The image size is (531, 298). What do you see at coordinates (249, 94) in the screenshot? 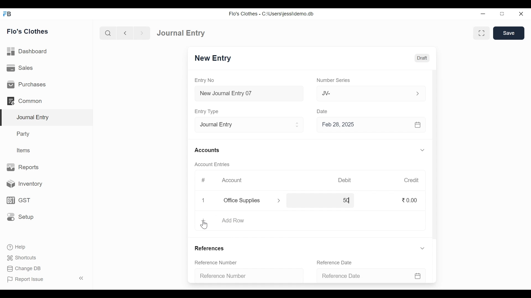
I see `New Journal Entry 07` at bounding box center [249, 94].